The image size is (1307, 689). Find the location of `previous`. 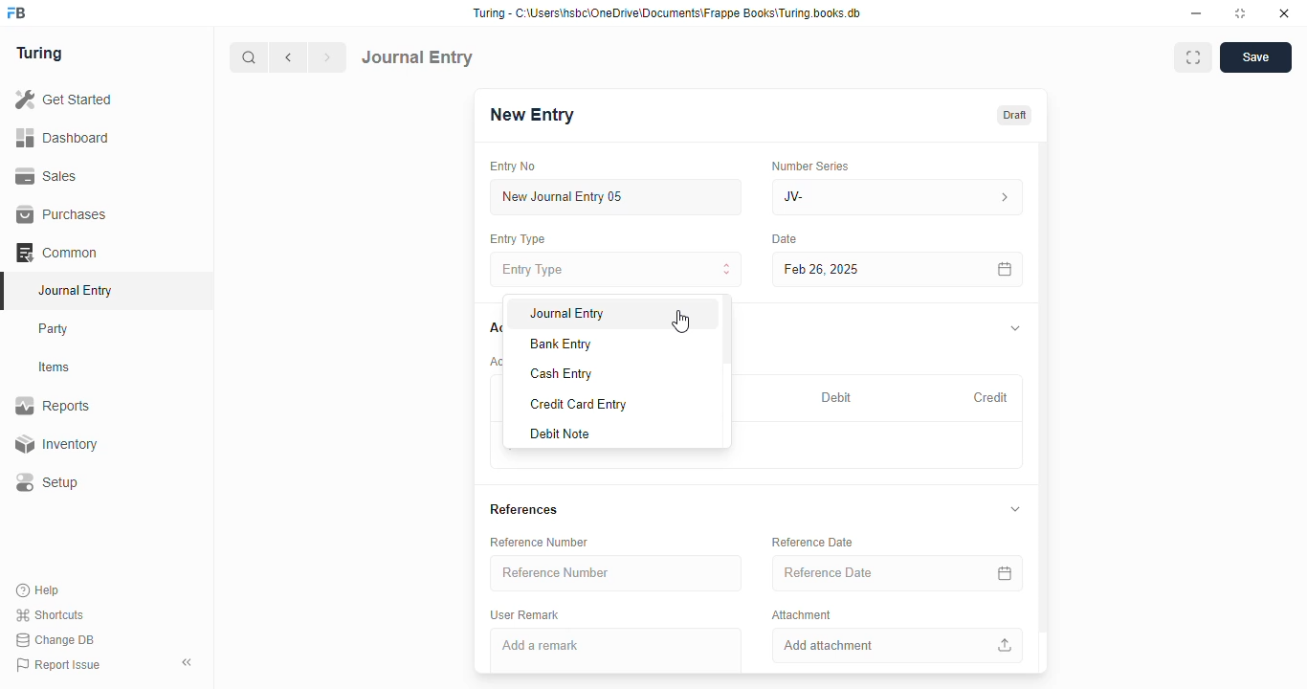

previous is located at coordinates (290, 57).